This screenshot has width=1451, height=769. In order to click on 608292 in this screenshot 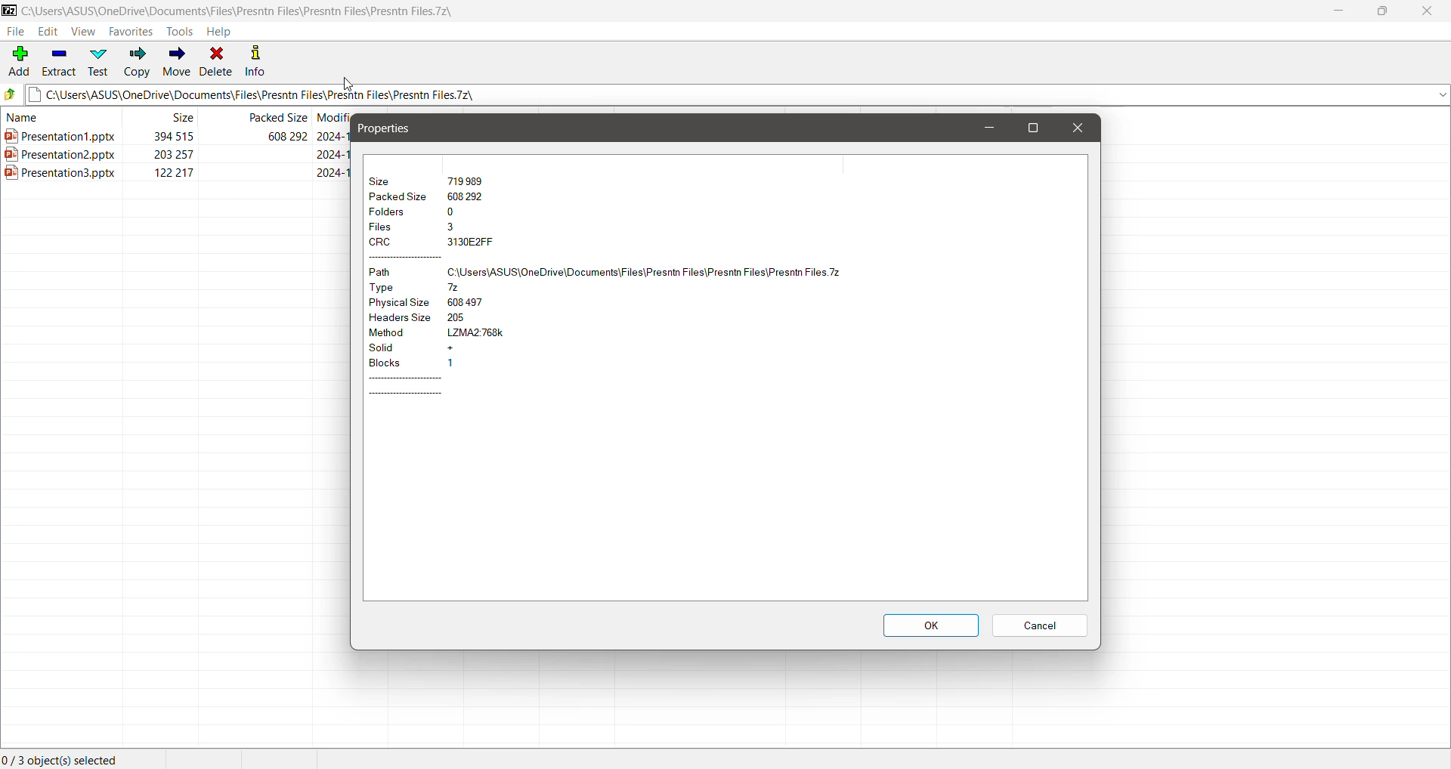, I will do `click(276, 137)`.